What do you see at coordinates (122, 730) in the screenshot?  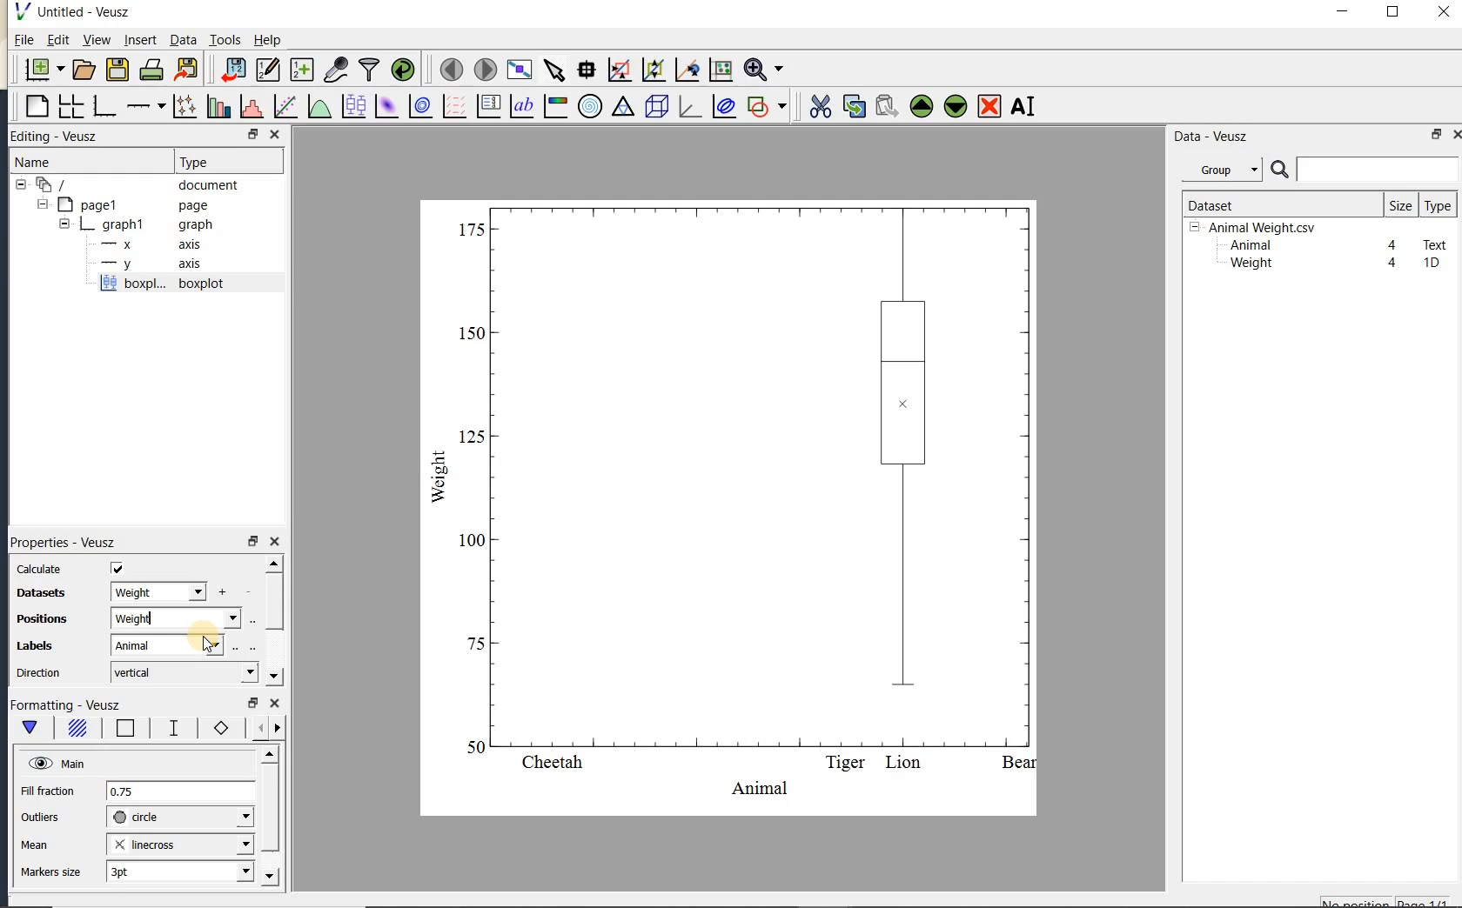 I see `box border` at bounding box center [122, 730].